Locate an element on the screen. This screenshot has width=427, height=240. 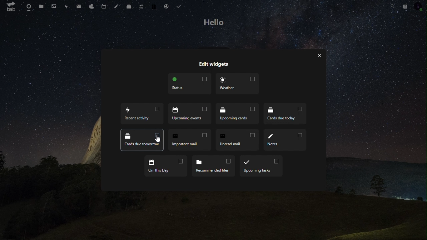
Activity is located at coordinates (66, 6).